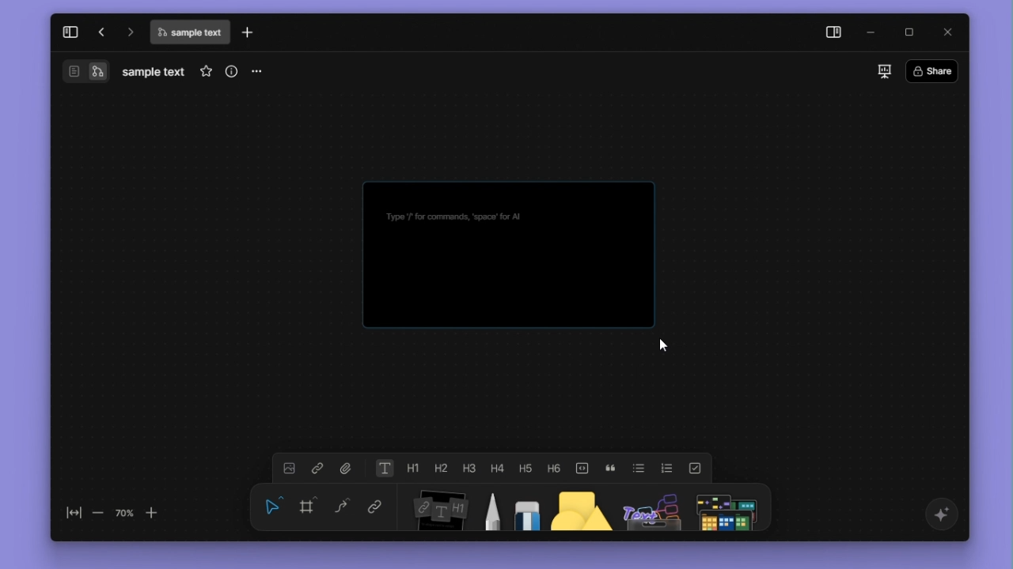 The width and height of the screenshot is (1013, 569). Describe the element at coordinates (342, 509) in the screenshot. I see `Curve C` at that location.